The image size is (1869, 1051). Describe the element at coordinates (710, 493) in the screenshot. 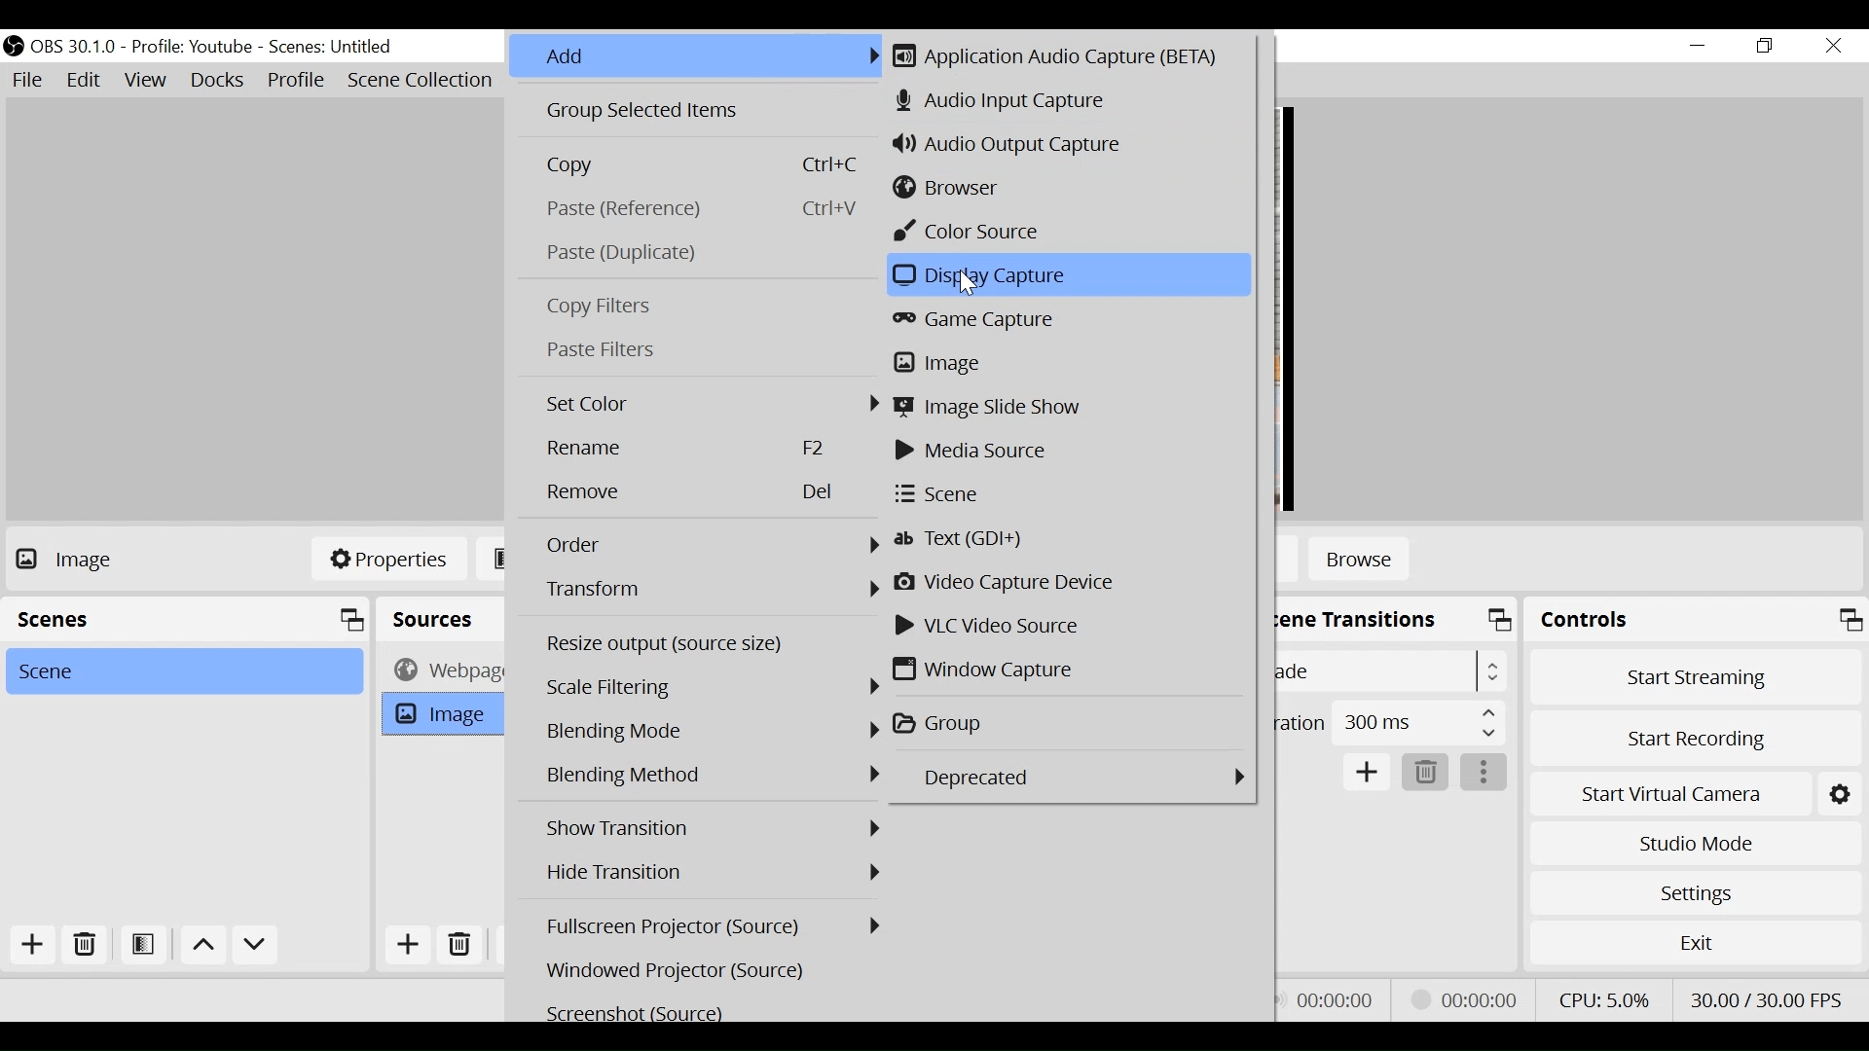

I see `Delete` at that location.